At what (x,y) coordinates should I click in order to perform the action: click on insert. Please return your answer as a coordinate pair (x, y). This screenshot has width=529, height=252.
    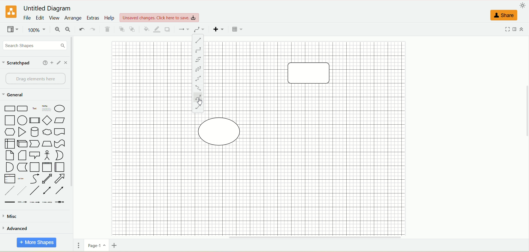
    Looking at the image, I should click on (218, 29).